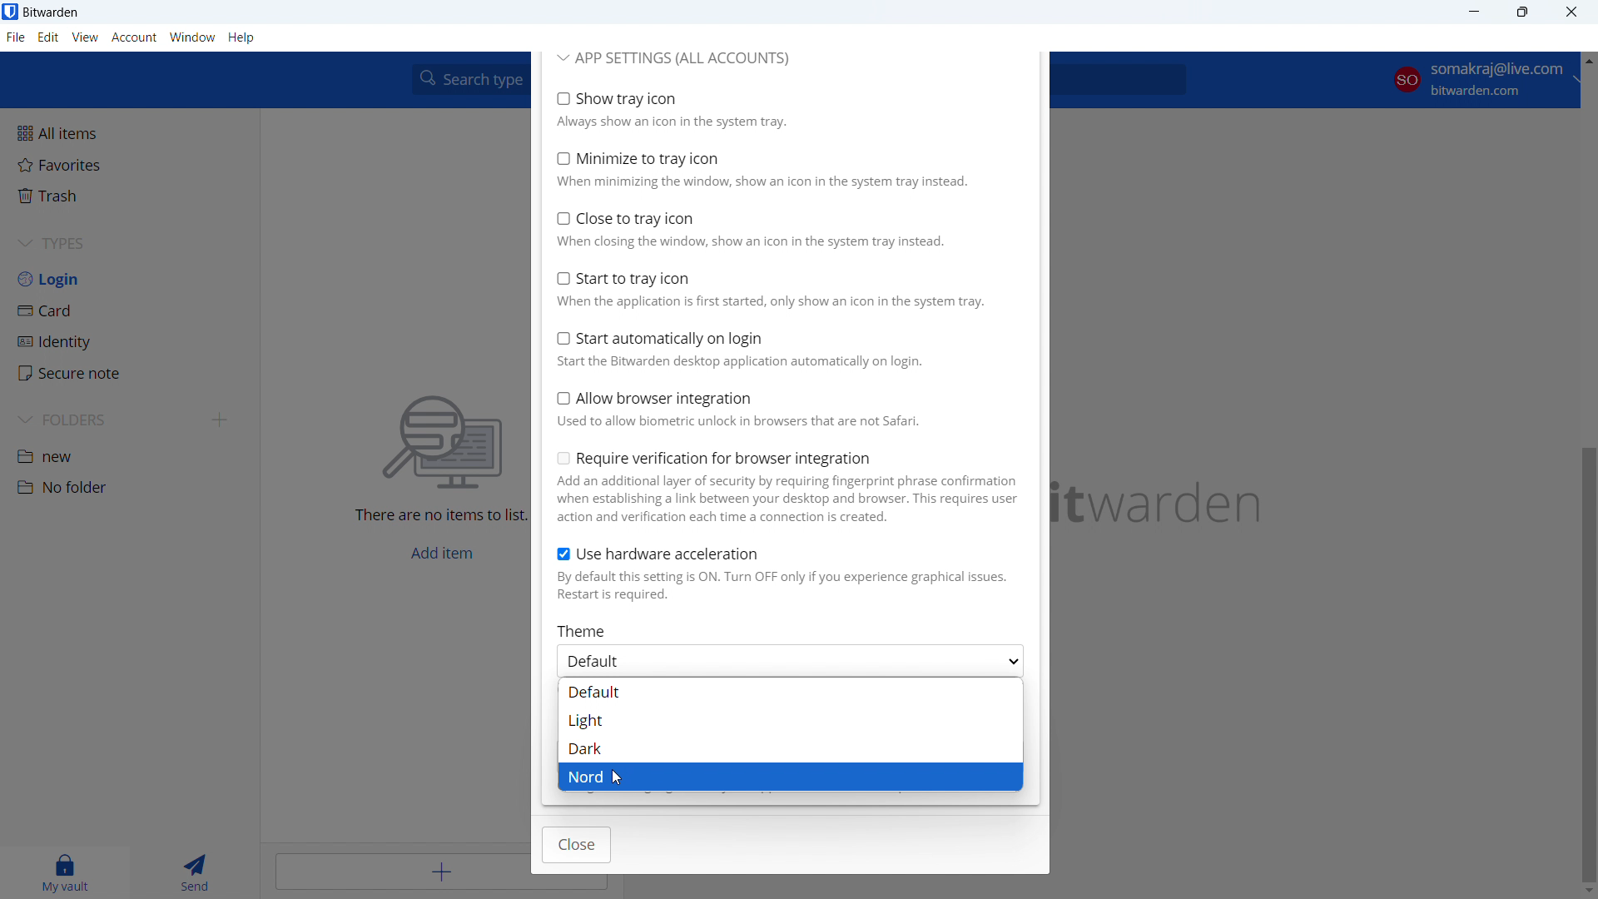 This screenshot has height=899, width=1598. Describe the element at coordinates (134, 38) in the screenshot. I see `account` at that location.